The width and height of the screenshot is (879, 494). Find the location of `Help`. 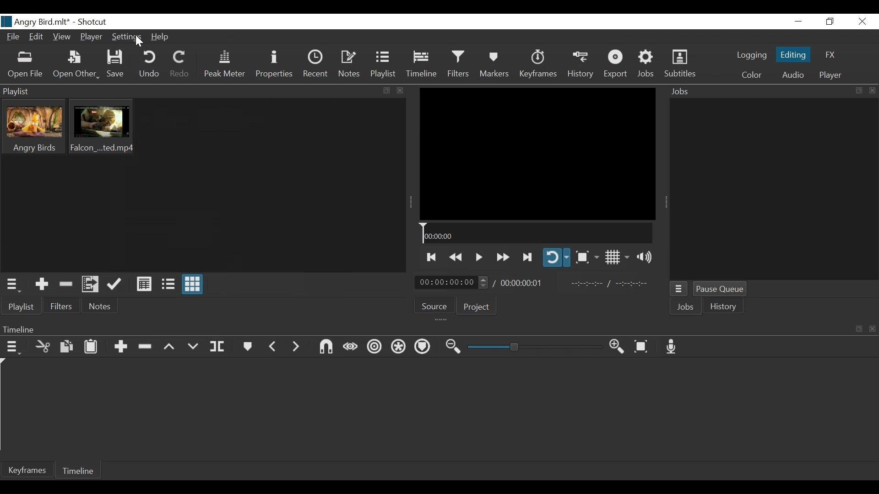

Help is located at coordinates (161, 38).